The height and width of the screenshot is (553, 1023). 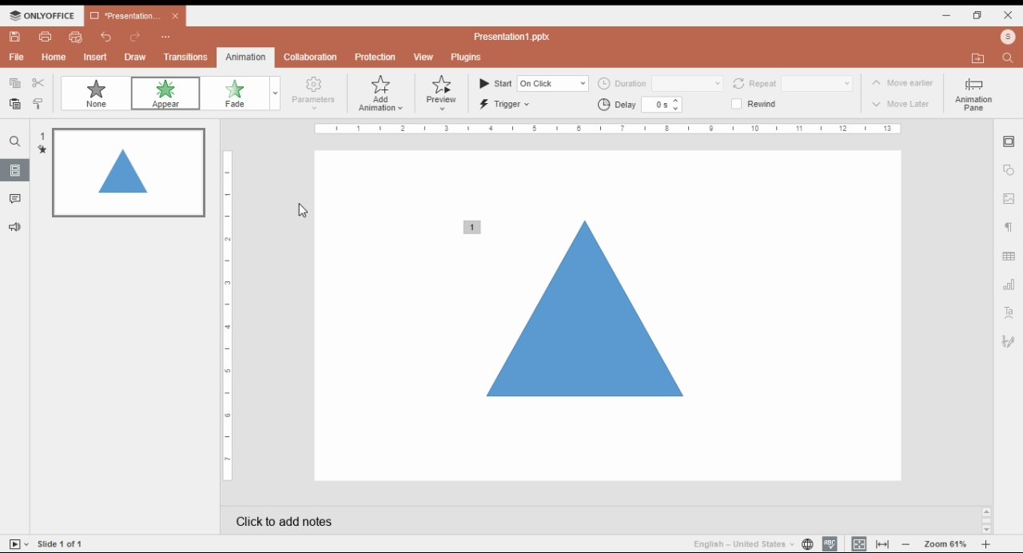 What do you see at coordinates (472, 227) in the screenshot?
I see `animation added` at bounding box center [472, 227].